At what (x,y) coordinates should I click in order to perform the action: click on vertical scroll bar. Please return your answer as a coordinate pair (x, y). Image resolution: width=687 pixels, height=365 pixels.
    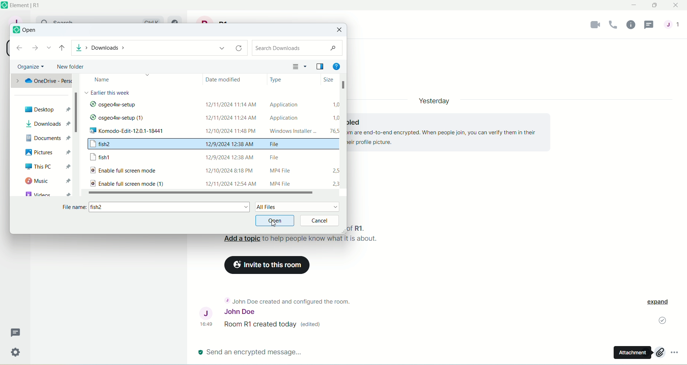
    Looking at the image, I should click on (343, 136).